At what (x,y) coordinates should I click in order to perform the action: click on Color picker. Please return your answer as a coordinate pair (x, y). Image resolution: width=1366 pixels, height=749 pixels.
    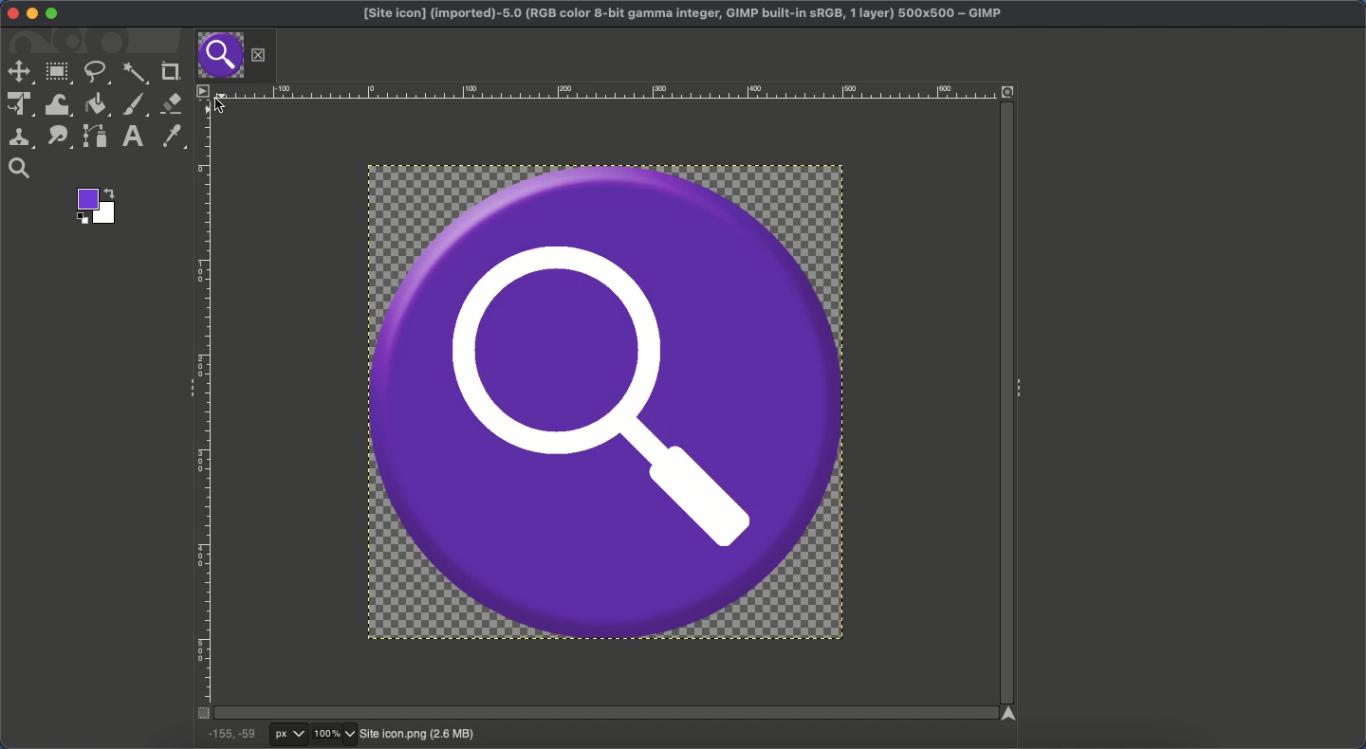
    Looking at the image, I should click on (170, 137).